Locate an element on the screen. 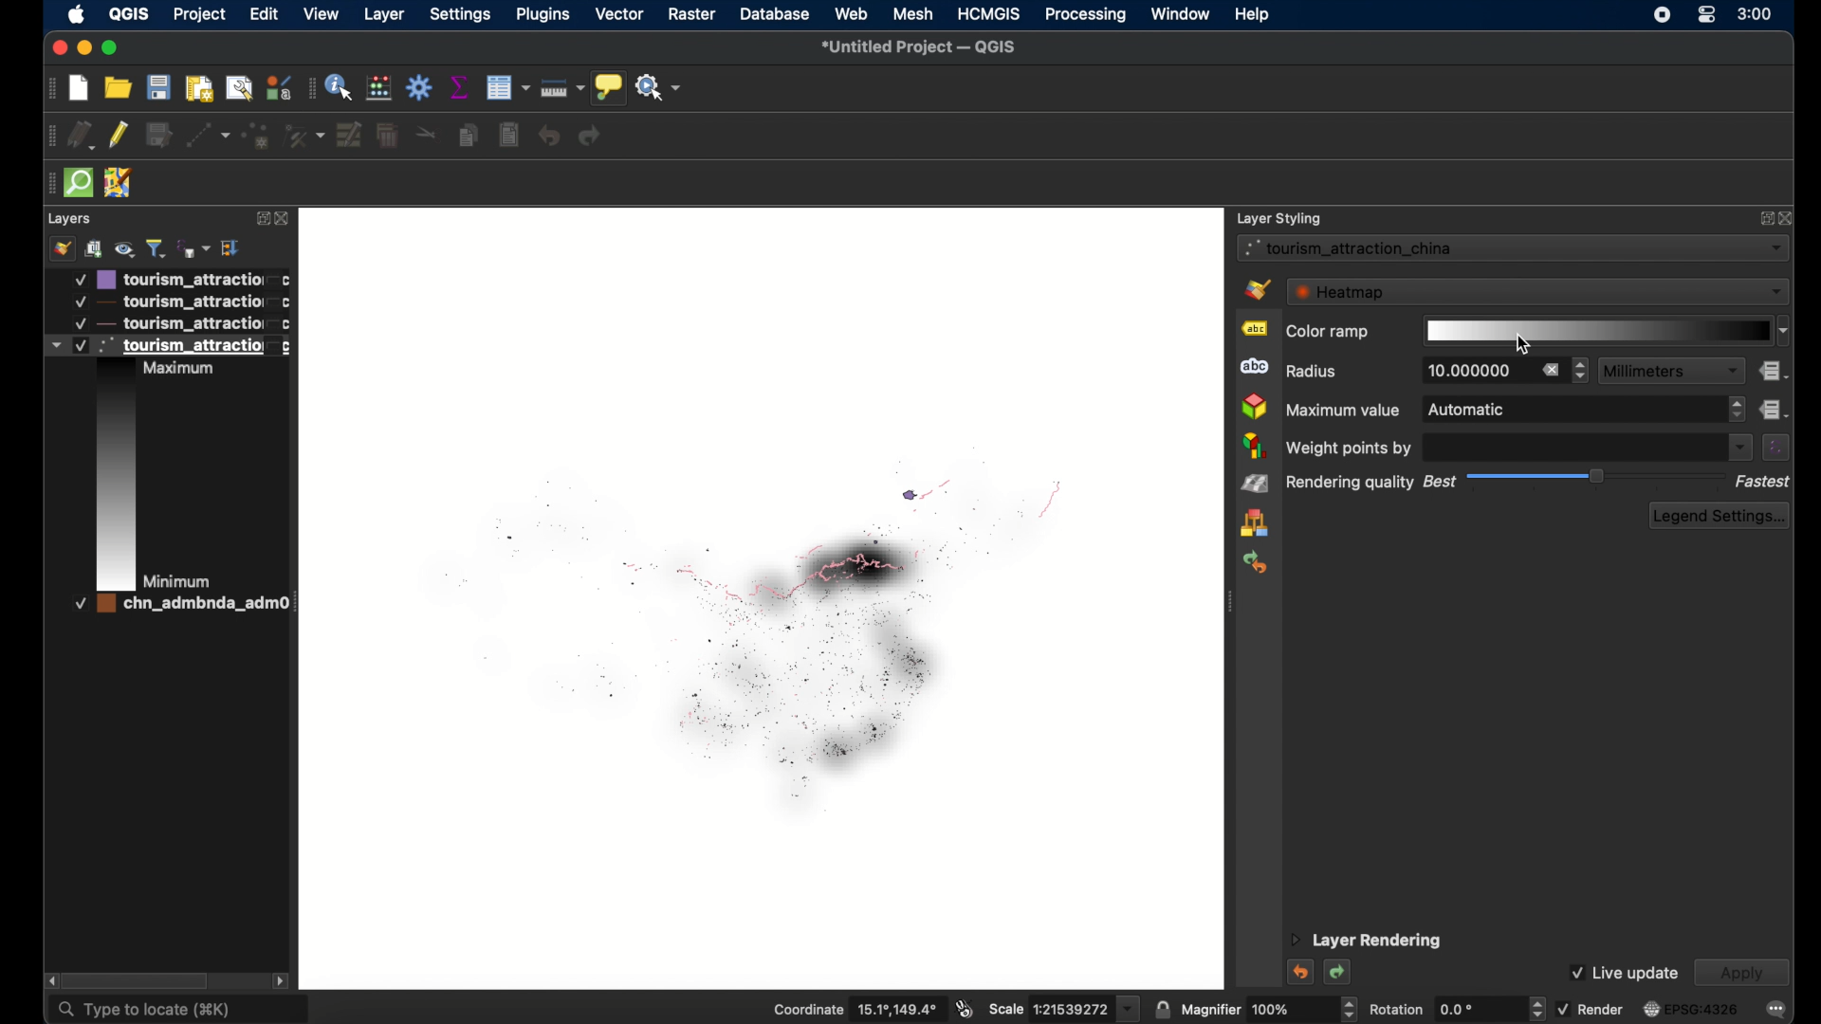  labels is located at coordinates (1253, 329).